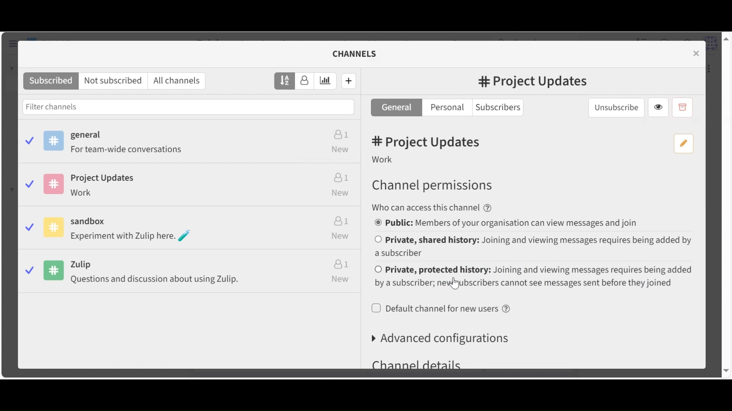  I want to click on Channel name, so click(534, 83).